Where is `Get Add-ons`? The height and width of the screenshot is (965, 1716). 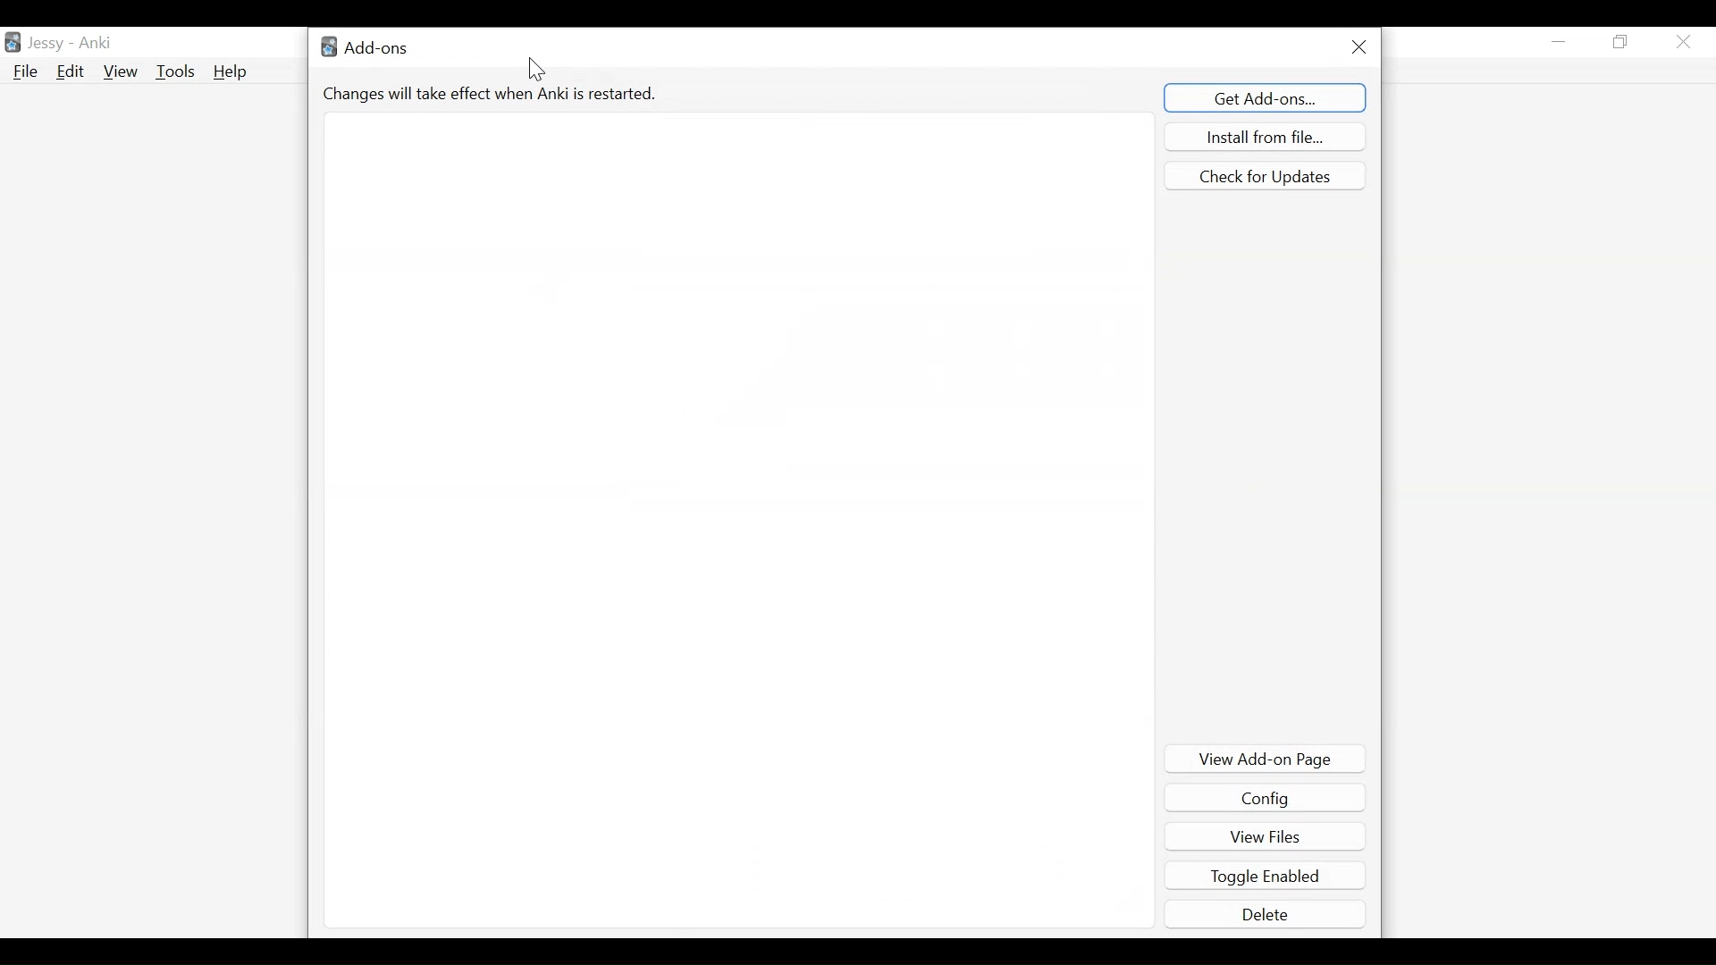 Get Add-ons is located at coordinates (1267, 96).